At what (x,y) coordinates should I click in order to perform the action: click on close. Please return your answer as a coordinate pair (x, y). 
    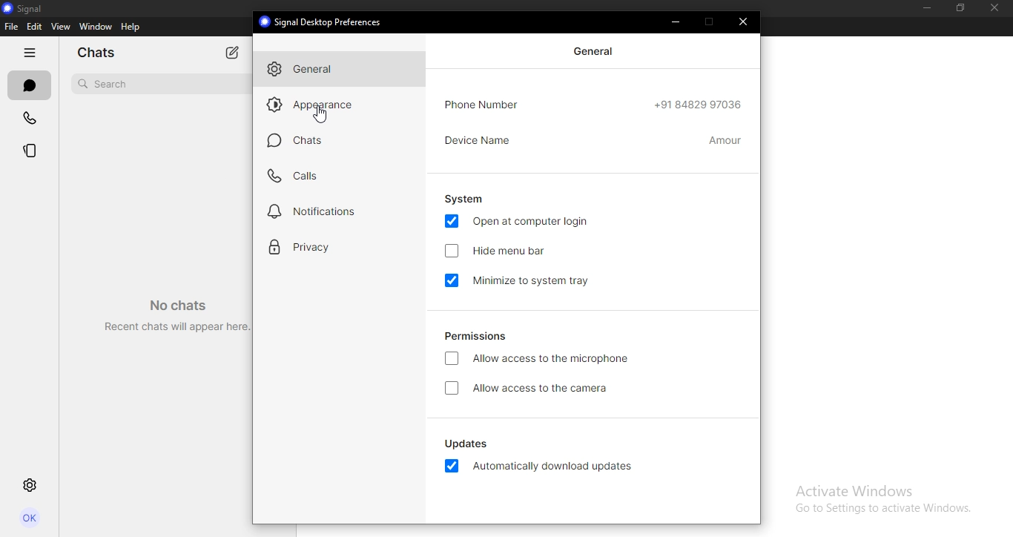
    Looking at the image, I should click on (998, 9).